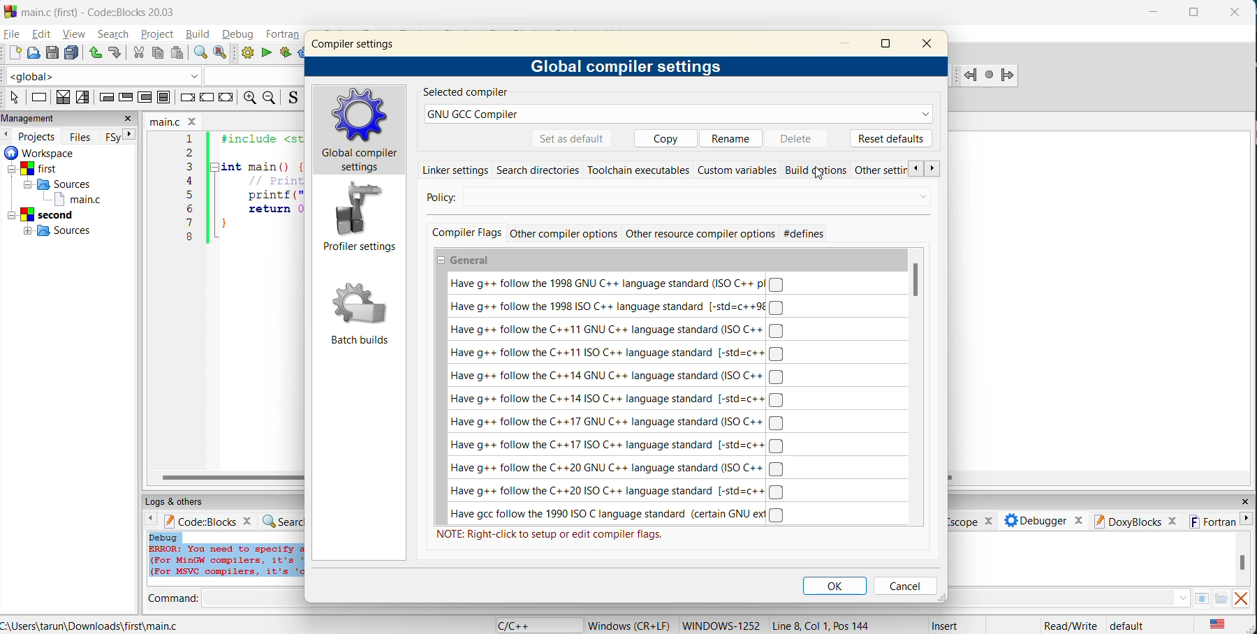  Describe the element at coordinates (94, 12) in the screenshot. I see `main.c (first) - Code::Blocks 20.03` at that location.